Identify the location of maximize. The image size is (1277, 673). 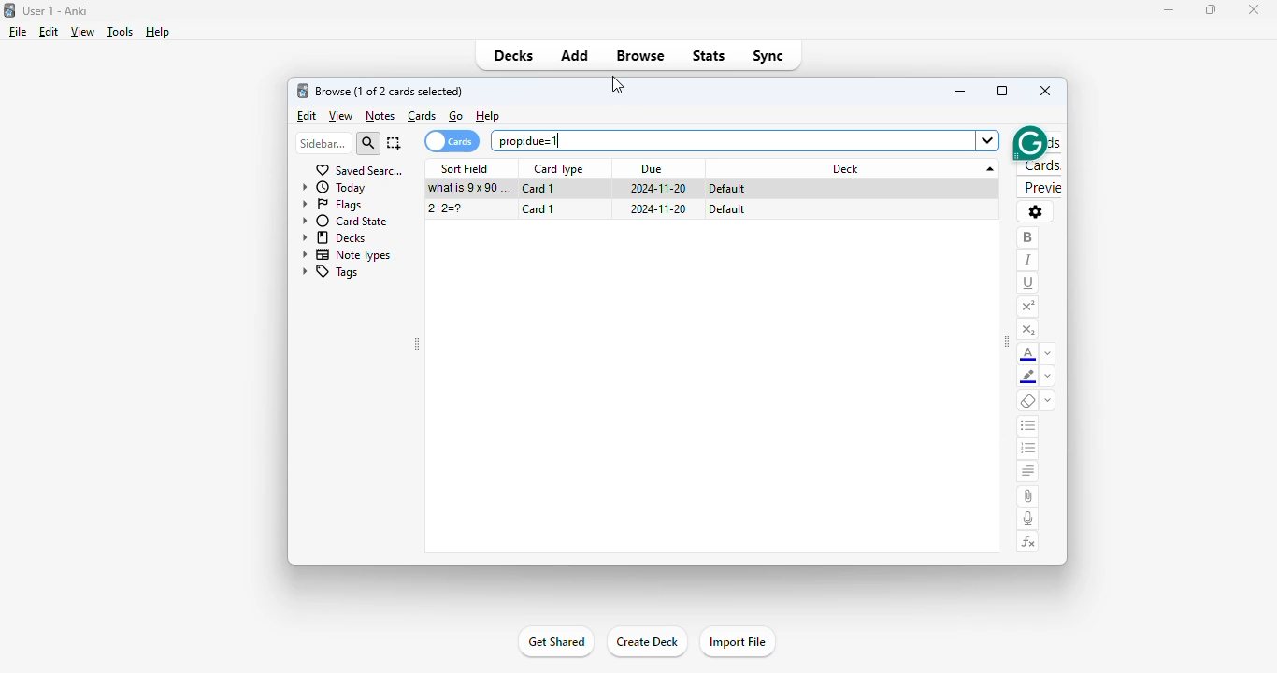
(1209, 8).